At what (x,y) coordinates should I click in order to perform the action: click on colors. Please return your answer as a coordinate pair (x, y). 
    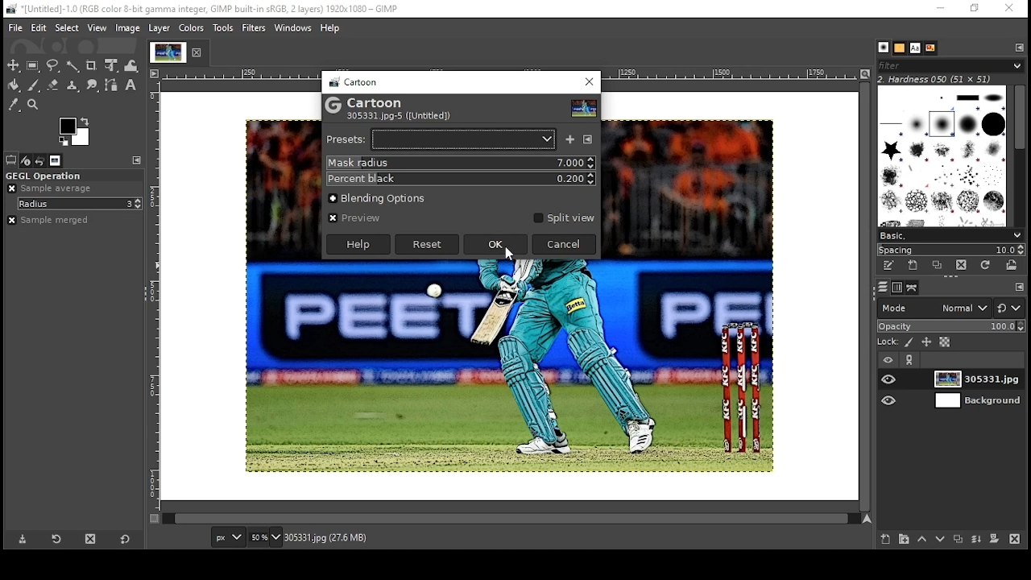
    Looking at the image, I should click on (193, 28).